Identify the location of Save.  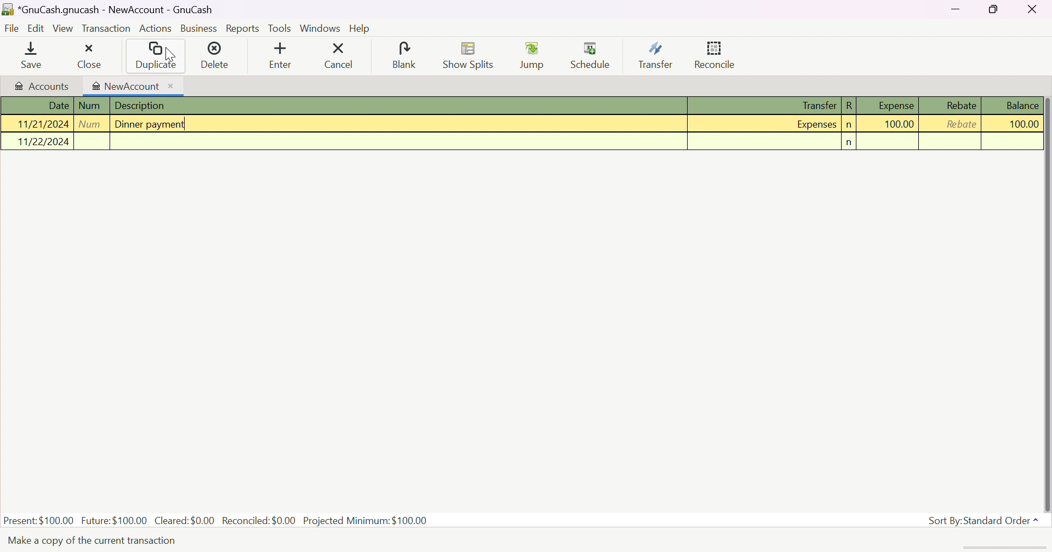
(27, 57).